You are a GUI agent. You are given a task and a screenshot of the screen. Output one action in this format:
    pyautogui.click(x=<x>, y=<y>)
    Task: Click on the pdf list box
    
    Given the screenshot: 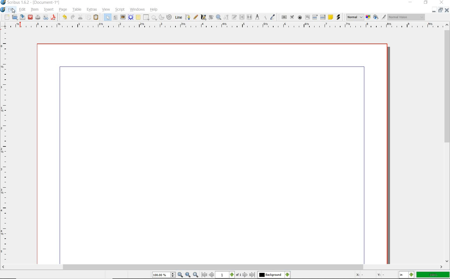 What is the action you would take?
    pyautogui.click(x=322, y=17)
    